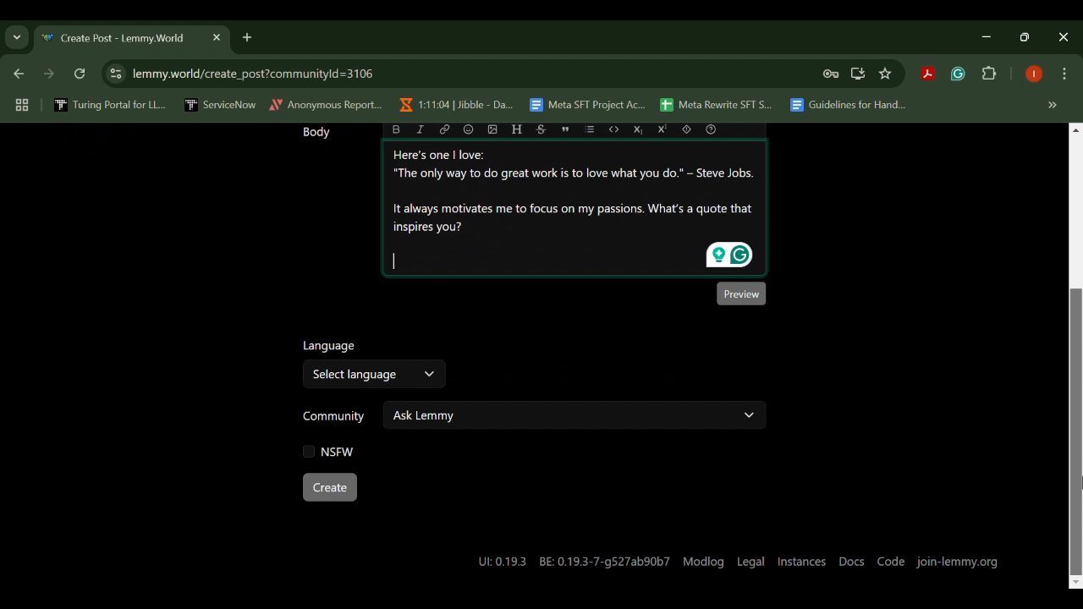 The image size is (1083, 609). Describe the element at coordinates (421, 129) in the screenshot. I see `italic` at that location.